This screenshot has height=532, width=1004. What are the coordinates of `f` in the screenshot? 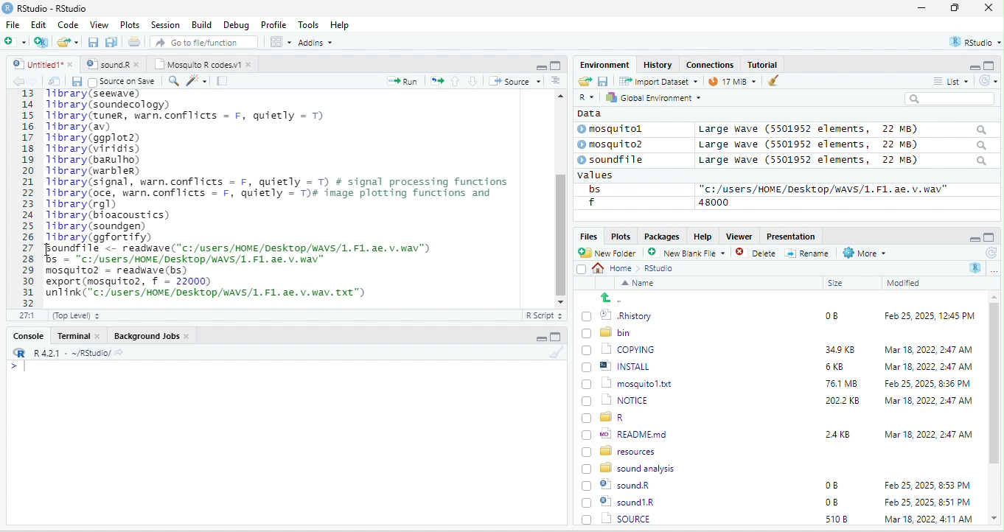 It's located at (591, 203).